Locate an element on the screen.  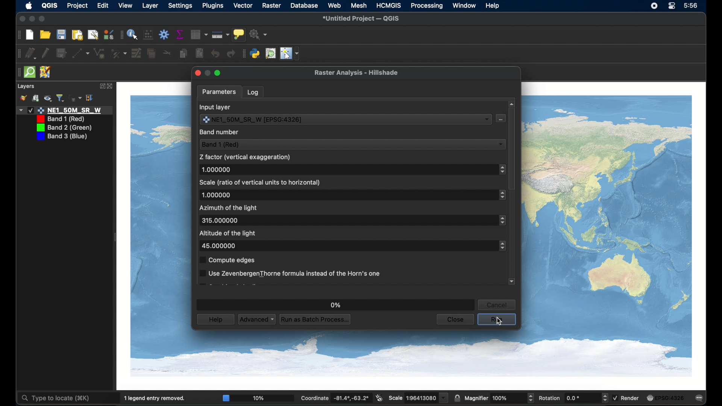
open layout manager is located at coordinates (93, 34).